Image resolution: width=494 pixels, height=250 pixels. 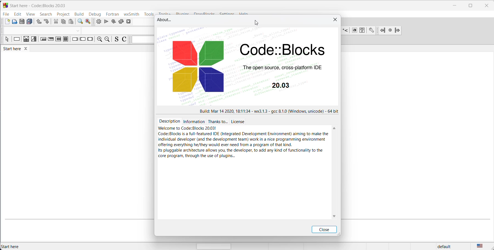 I want to click on find, so click(x=80, y=22).